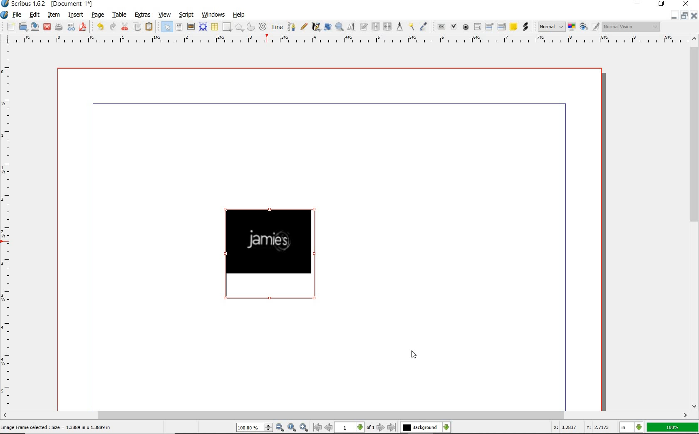  What do you see at coordinates (525, 26) in the screenshot?
I see `link annotation` at bounding box center [525, 26].